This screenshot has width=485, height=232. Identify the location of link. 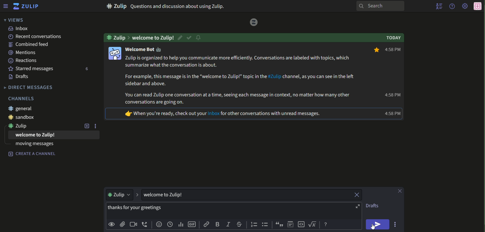
(207, 224).